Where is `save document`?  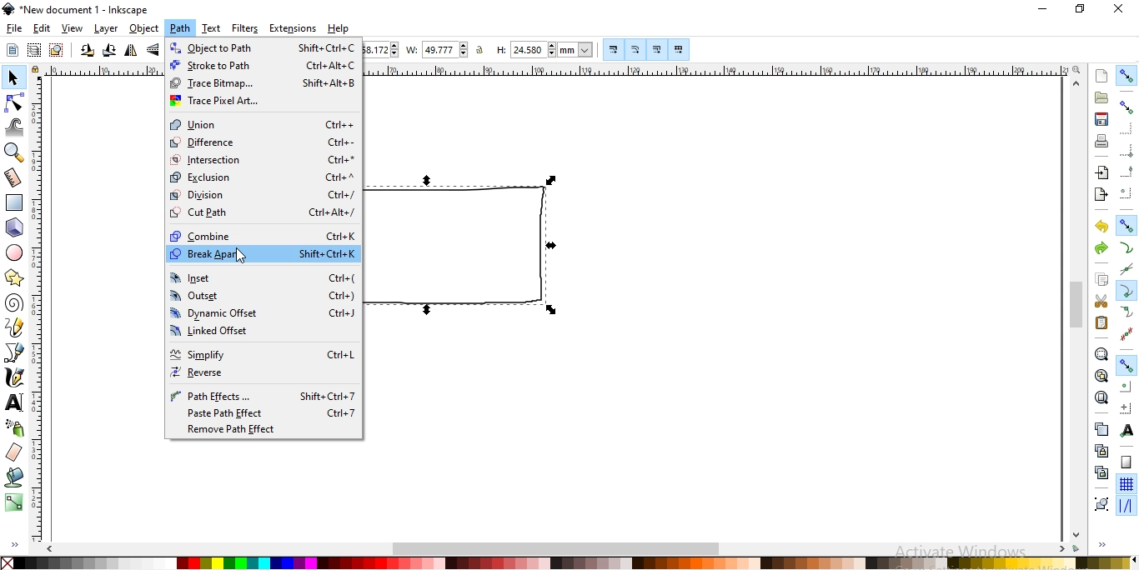
save document is located at coordinates (1101, 120).